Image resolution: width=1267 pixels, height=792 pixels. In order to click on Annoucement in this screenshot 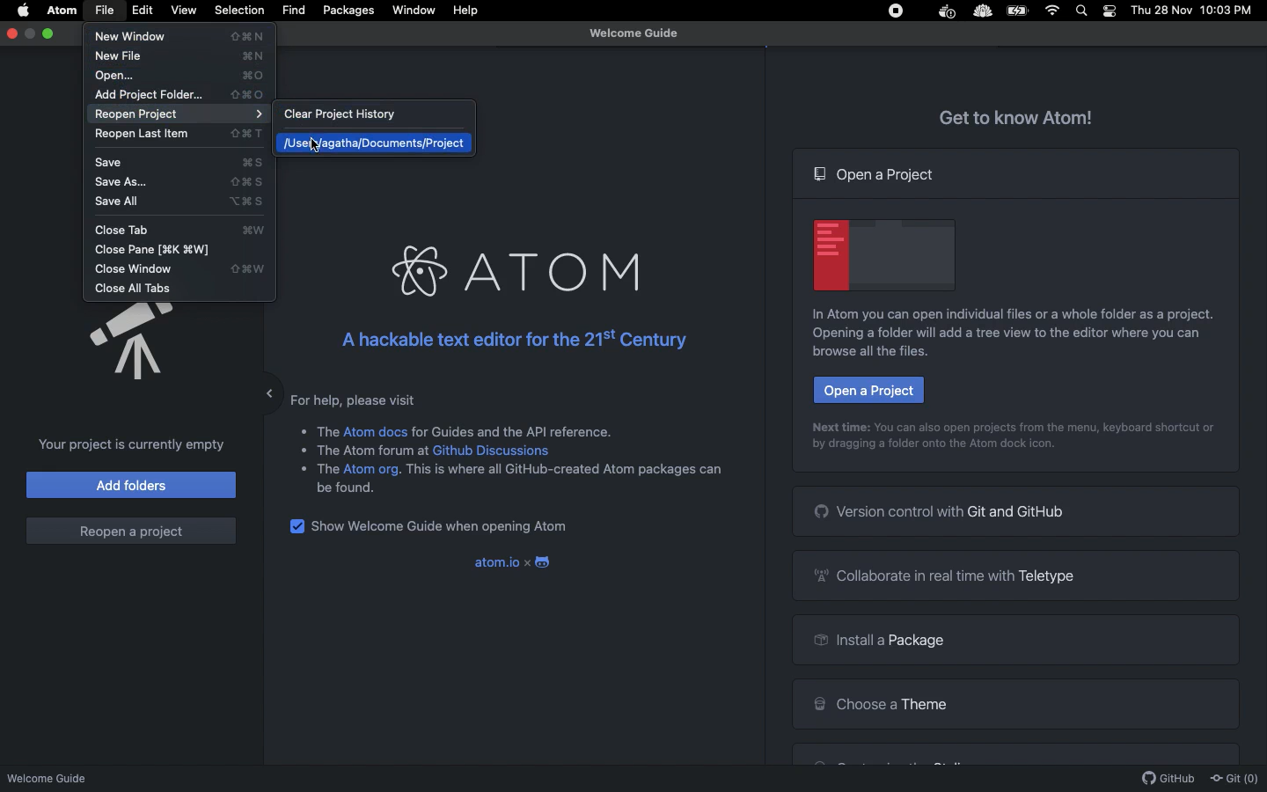, I will do `click(114, 343)`.